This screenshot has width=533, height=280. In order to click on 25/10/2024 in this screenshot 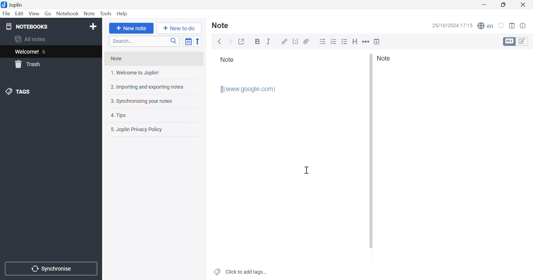, I will do `click(444, 26)`.